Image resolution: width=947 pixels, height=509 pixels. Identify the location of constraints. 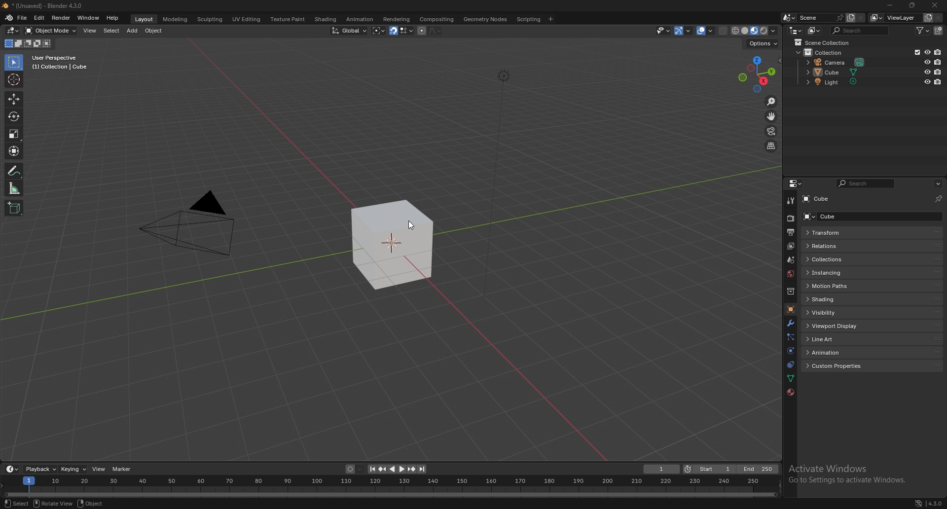
(789, 365).